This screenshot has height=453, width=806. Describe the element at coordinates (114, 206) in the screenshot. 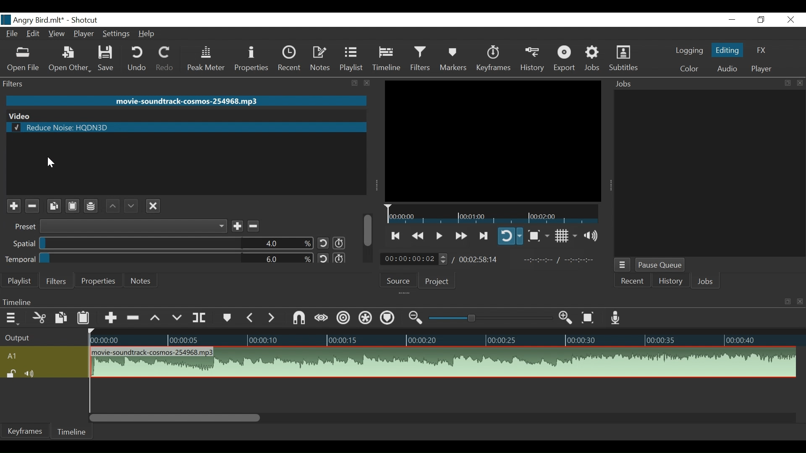

I see `Move filter up` at that location.